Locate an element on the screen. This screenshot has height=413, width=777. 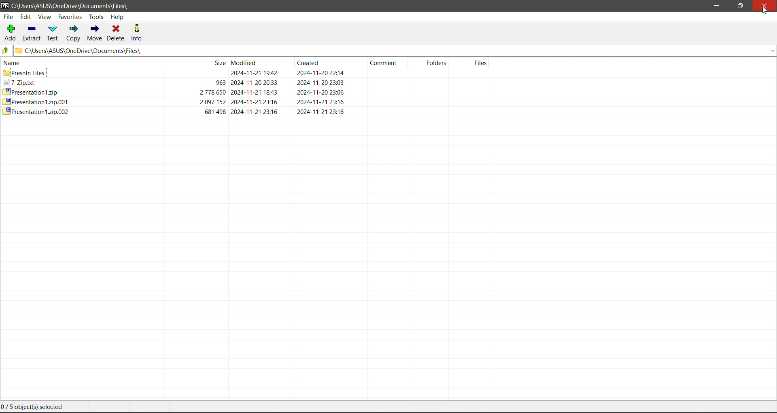
name is located at coordinates (14, 64).